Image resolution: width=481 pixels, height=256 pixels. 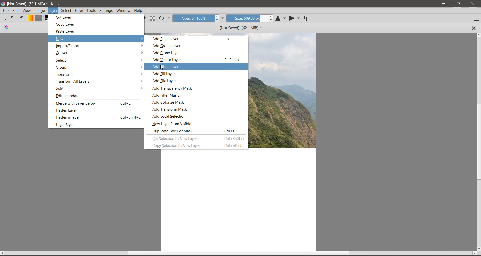 What do you see at coordinates (6, 11) in the screenshot?
I see `File` at bounding box center [6, 11].